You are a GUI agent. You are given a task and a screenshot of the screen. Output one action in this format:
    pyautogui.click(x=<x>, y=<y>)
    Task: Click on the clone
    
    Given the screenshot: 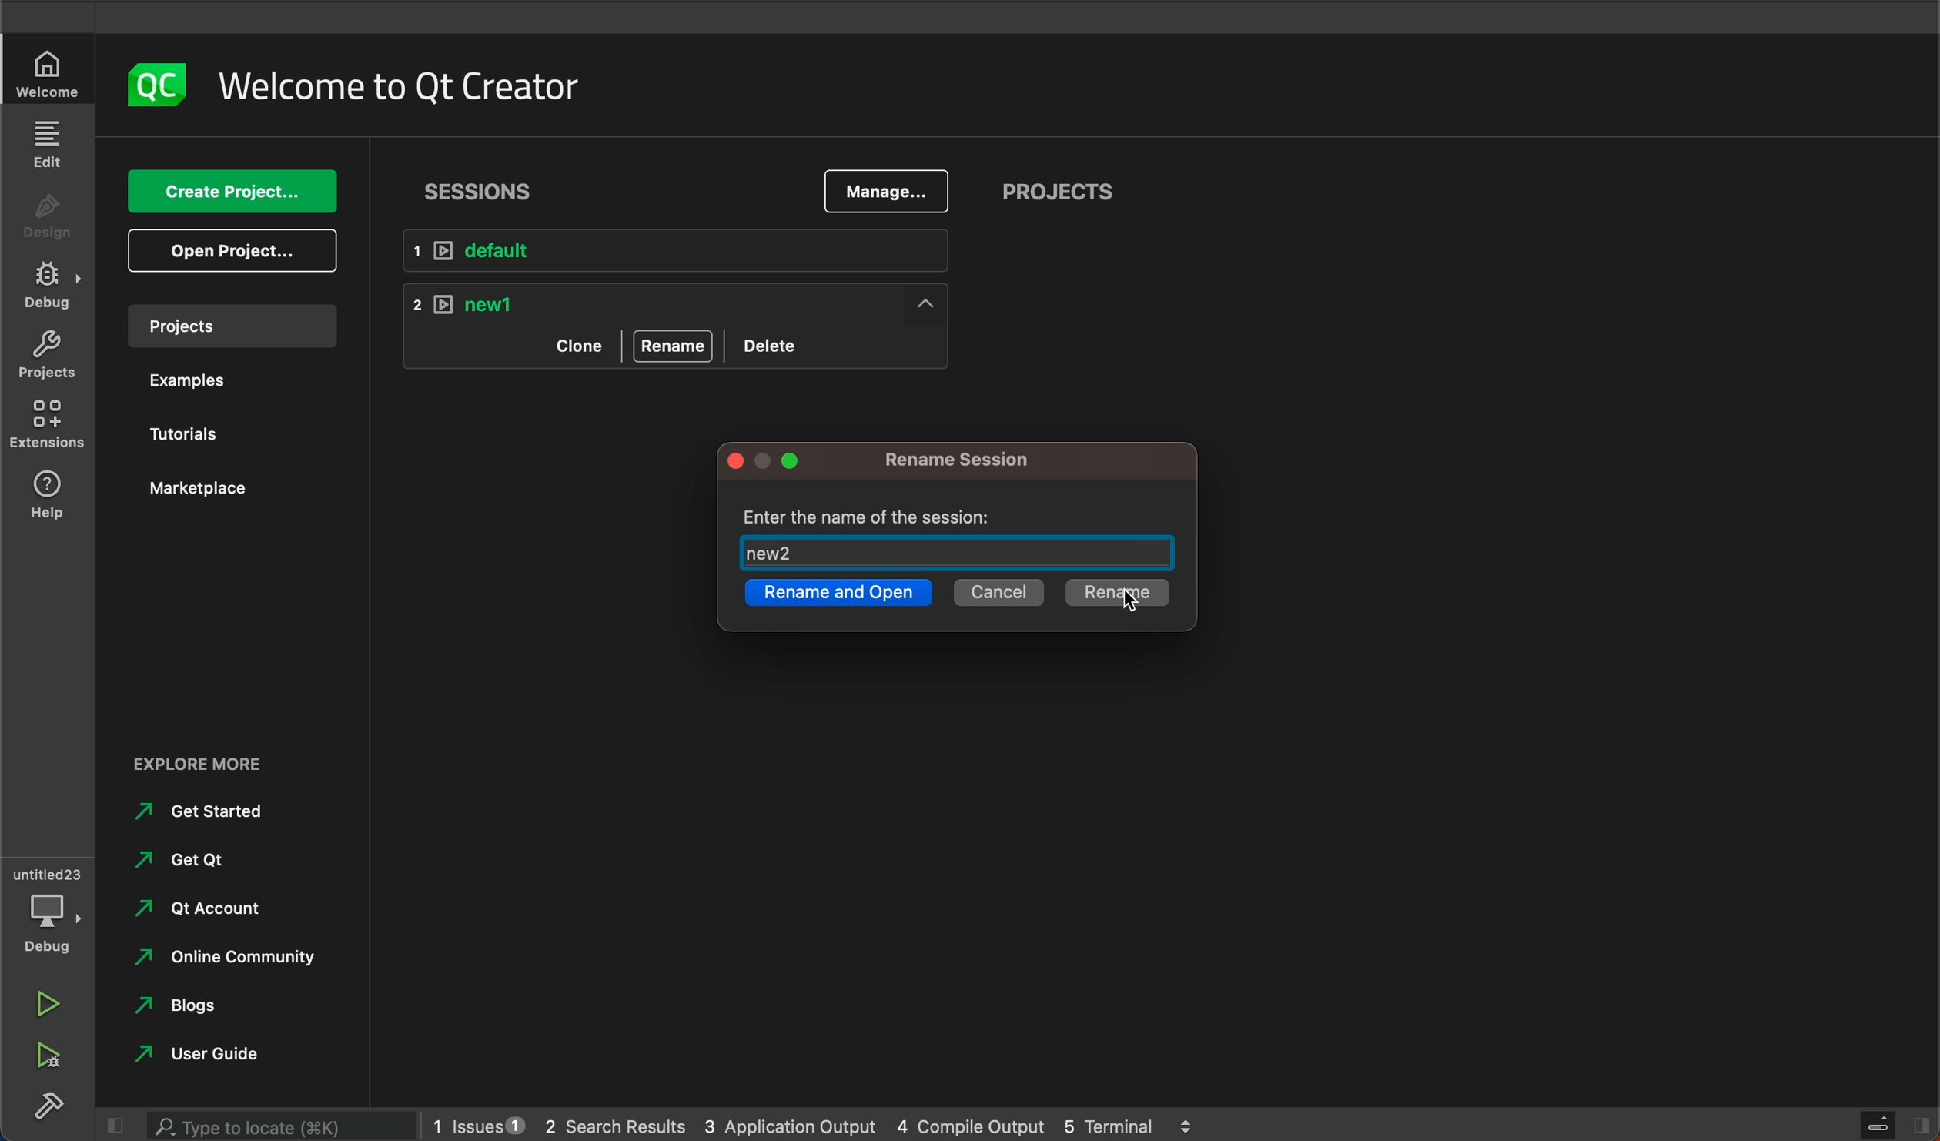 What is the action you would take?
    pyautogui.click(x=577, y=344)
    